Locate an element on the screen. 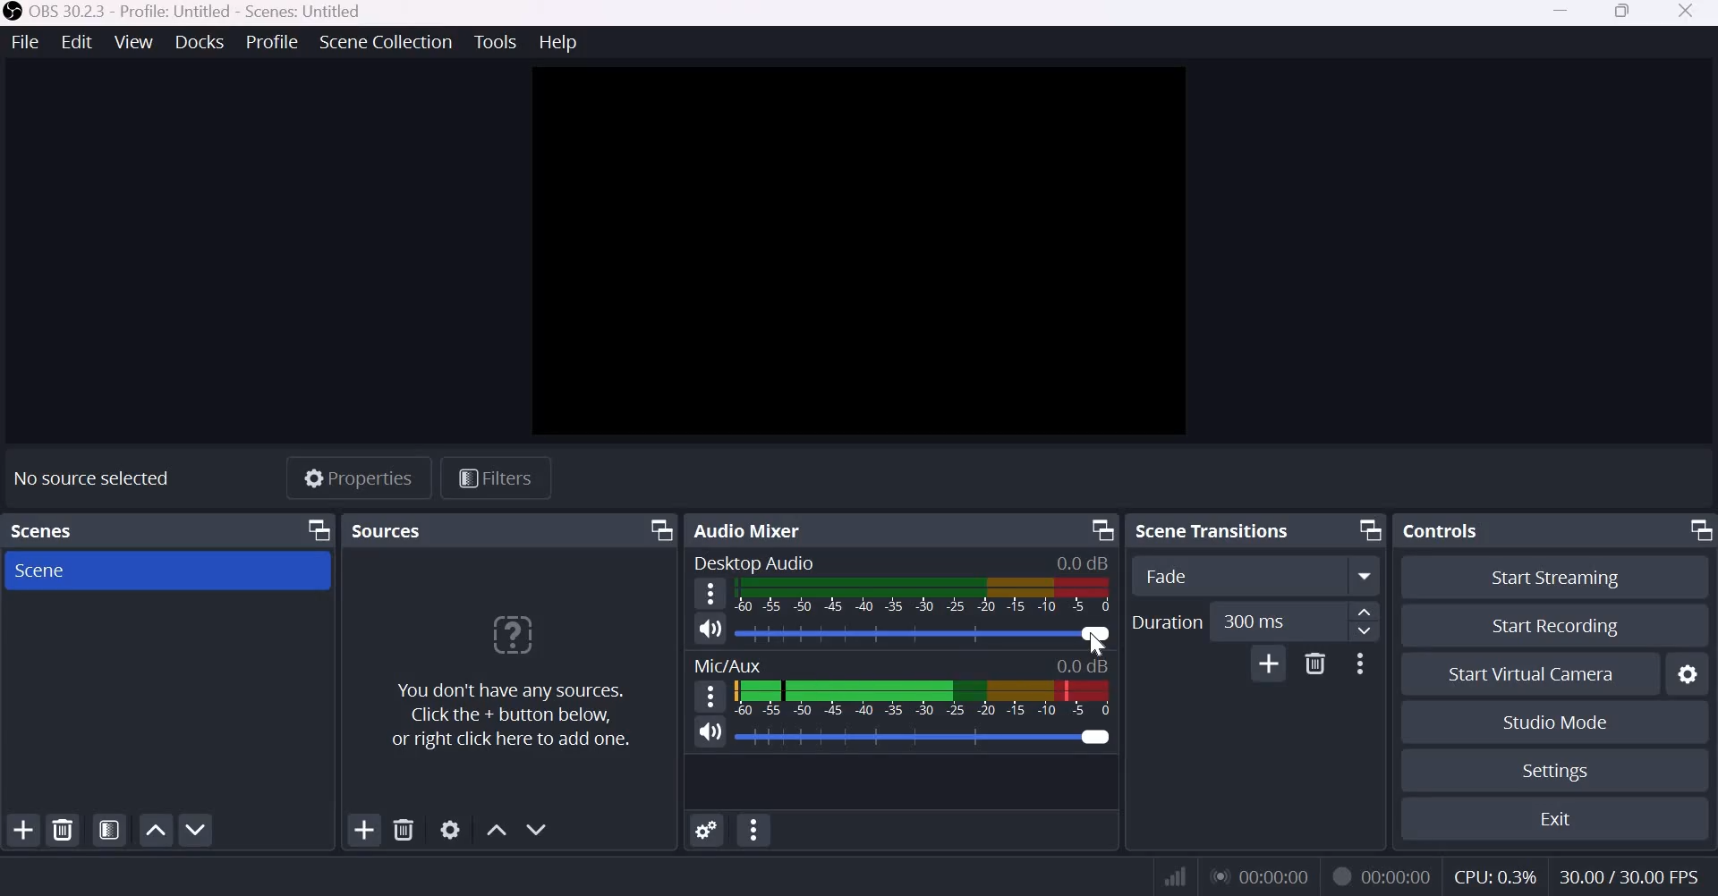 The width and height of the screenshot is (1718, 896). Dock Options icon is located at coordinates (1100, 532).